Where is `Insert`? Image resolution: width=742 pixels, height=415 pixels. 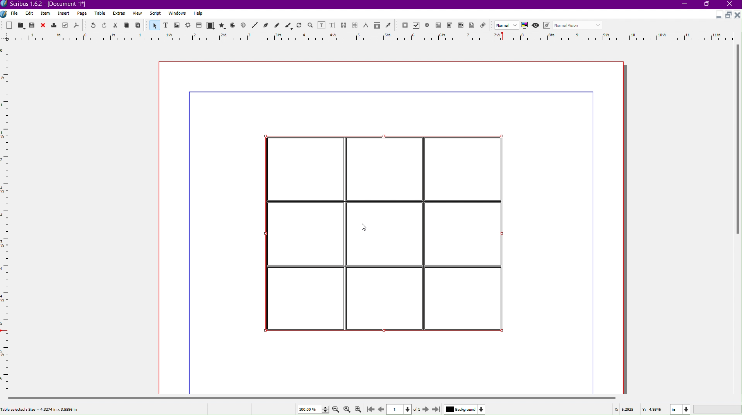
Insert is located at coordinates (64, 14).